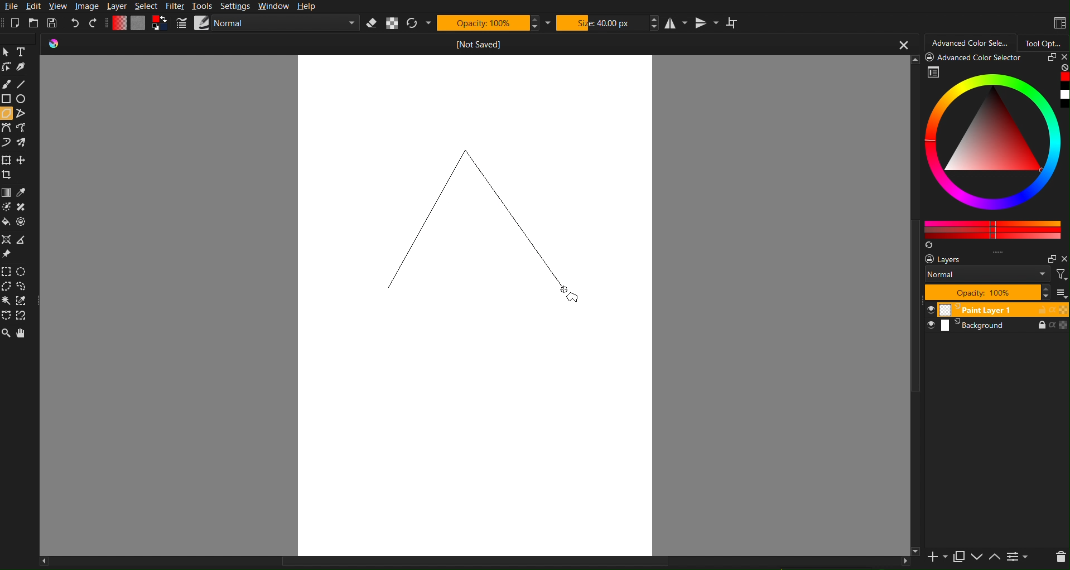 This screenshot has width=1070, height=570. What do you see at coordinates (988, 274) in the screenshot?
I see `blend mode` at bounding box center [988, 274].